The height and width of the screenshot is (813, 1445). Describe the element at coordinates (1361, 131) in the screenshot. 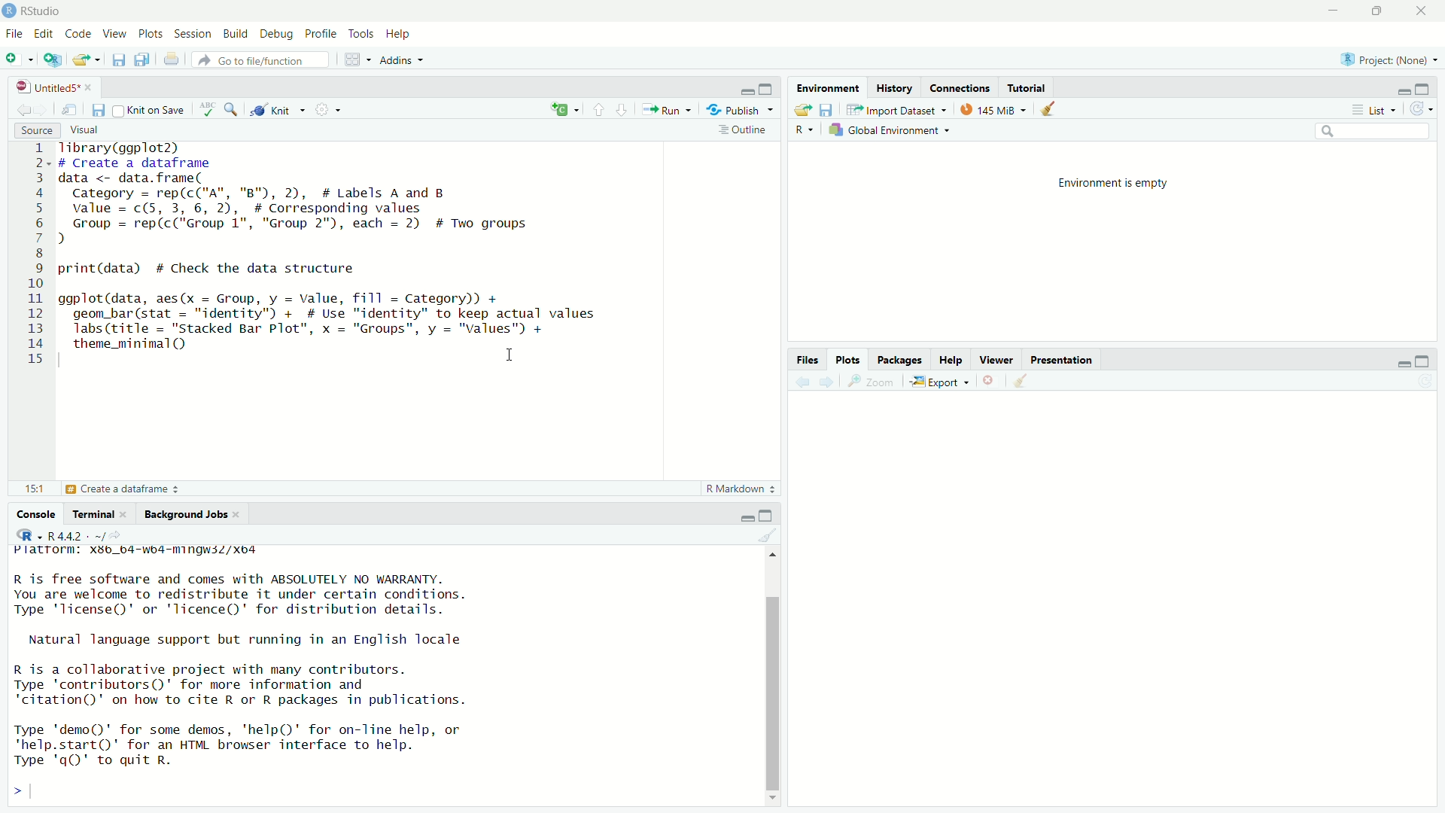

I see `Search bar` at that location.